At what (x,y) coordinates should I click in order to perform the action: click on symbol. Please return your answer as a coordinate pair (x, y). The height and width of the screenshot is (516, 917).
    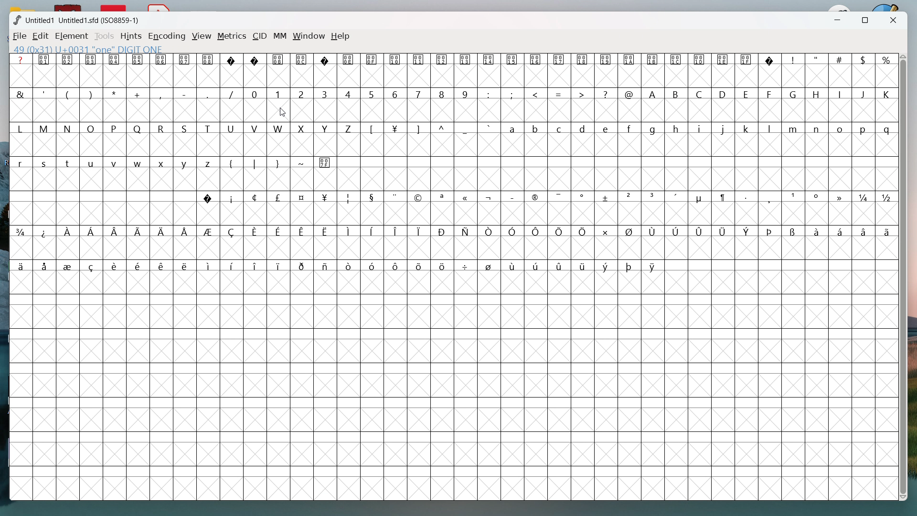
    Looking at the image, I should click on (303, 59).